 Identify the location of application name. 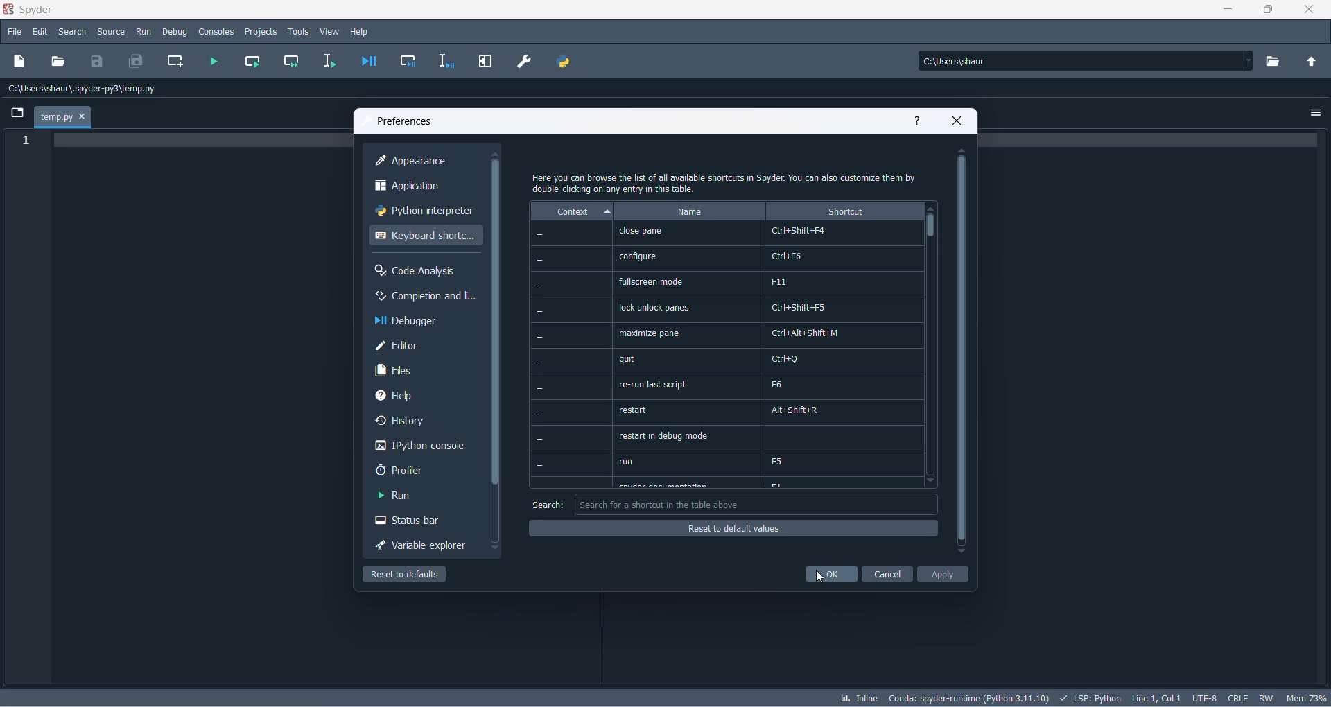
(30, 8).